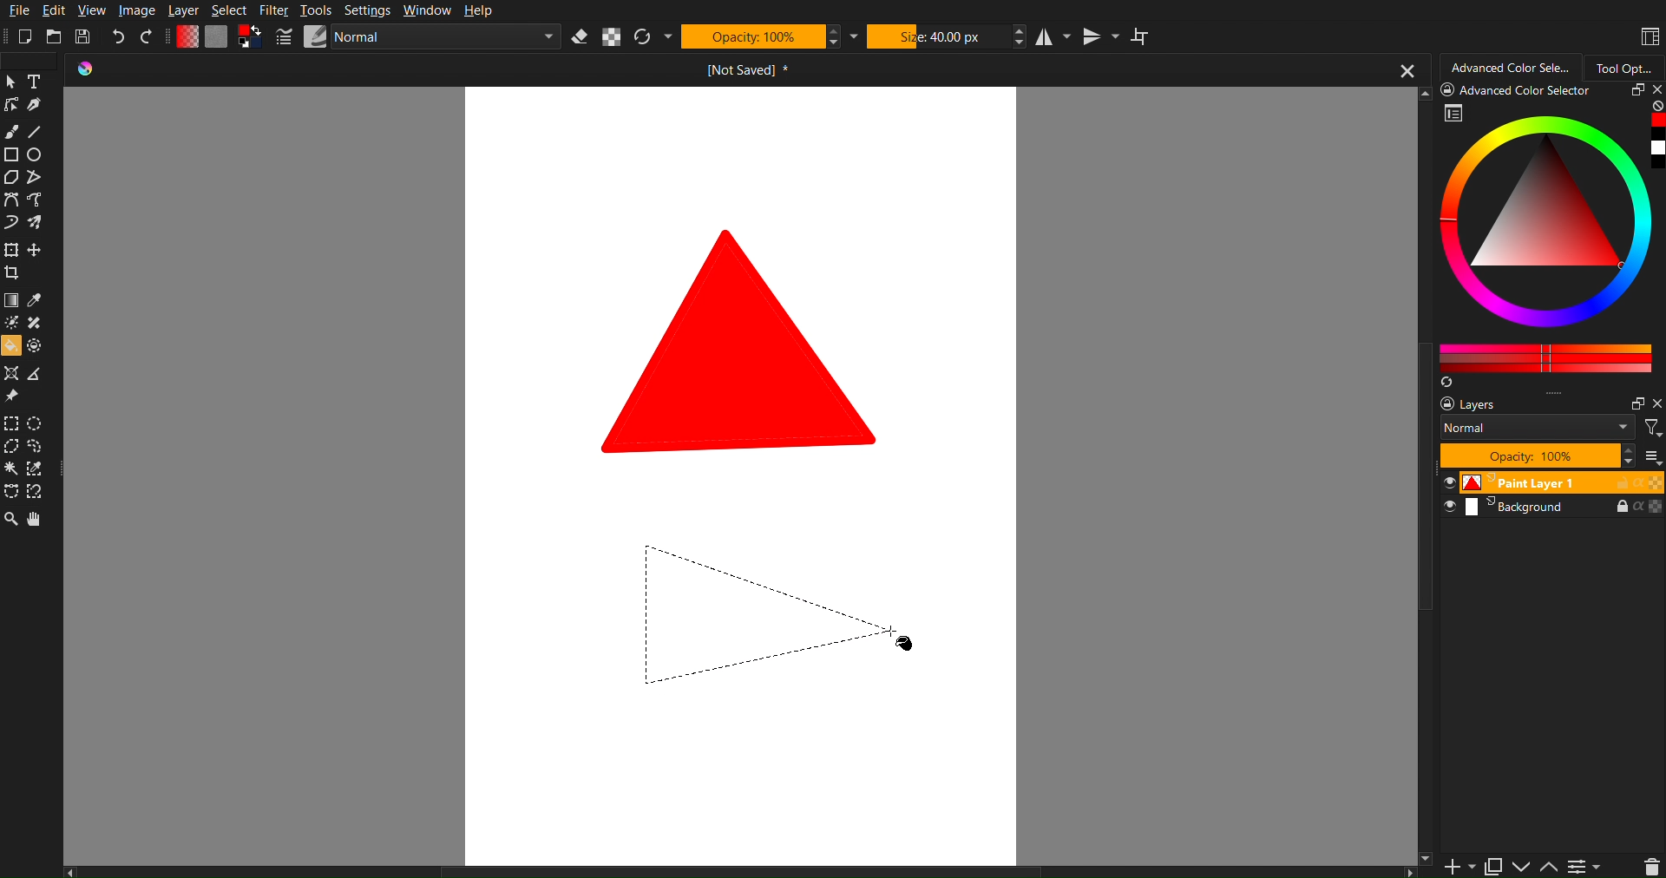 The image size is (1666, 878). I want to click on Zoom, so click(10, 521).